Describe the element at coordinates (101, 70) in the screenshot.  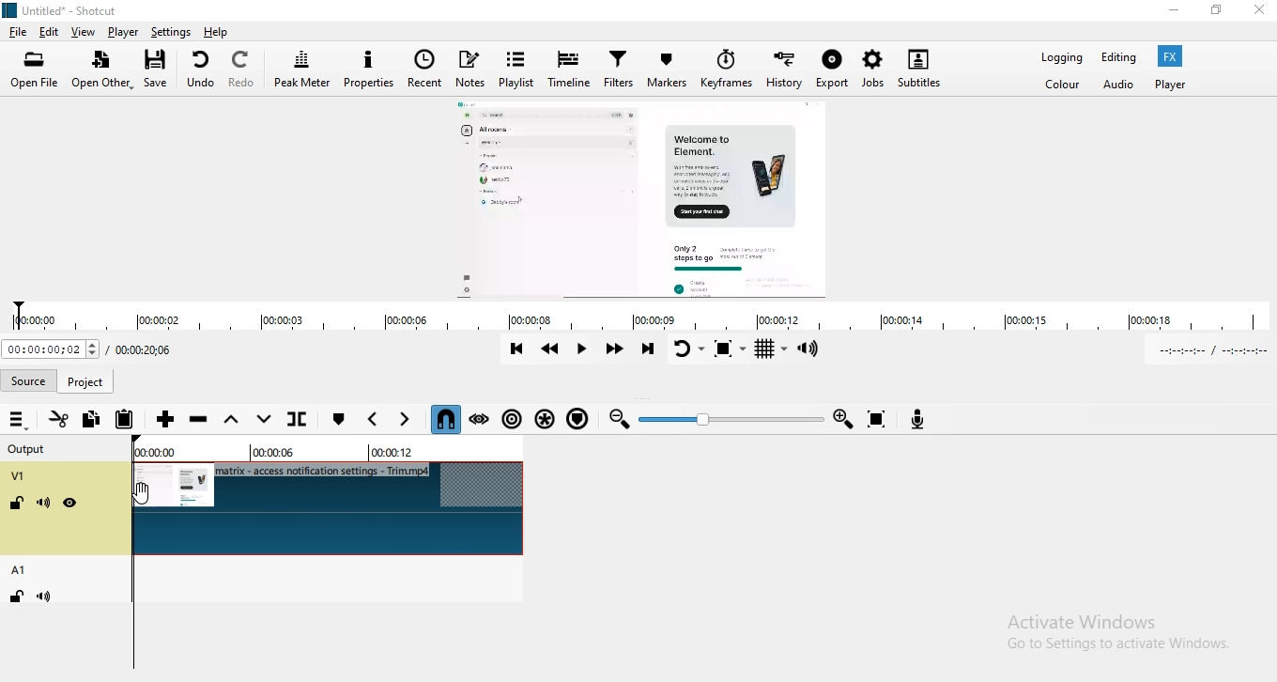
I see `Open other ` at that location.